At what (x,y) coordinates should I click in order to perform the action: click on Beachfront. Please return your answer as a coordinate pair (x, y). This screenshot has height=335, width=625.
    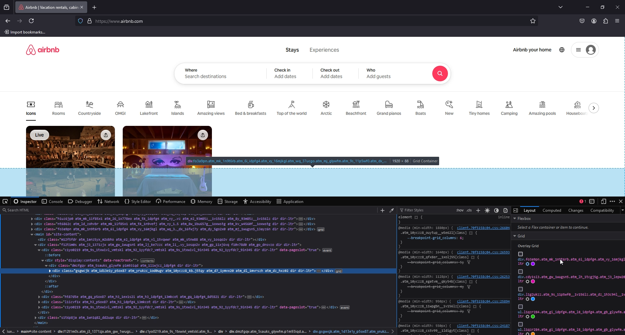
    Looking at the image, I should click on (356, 109).